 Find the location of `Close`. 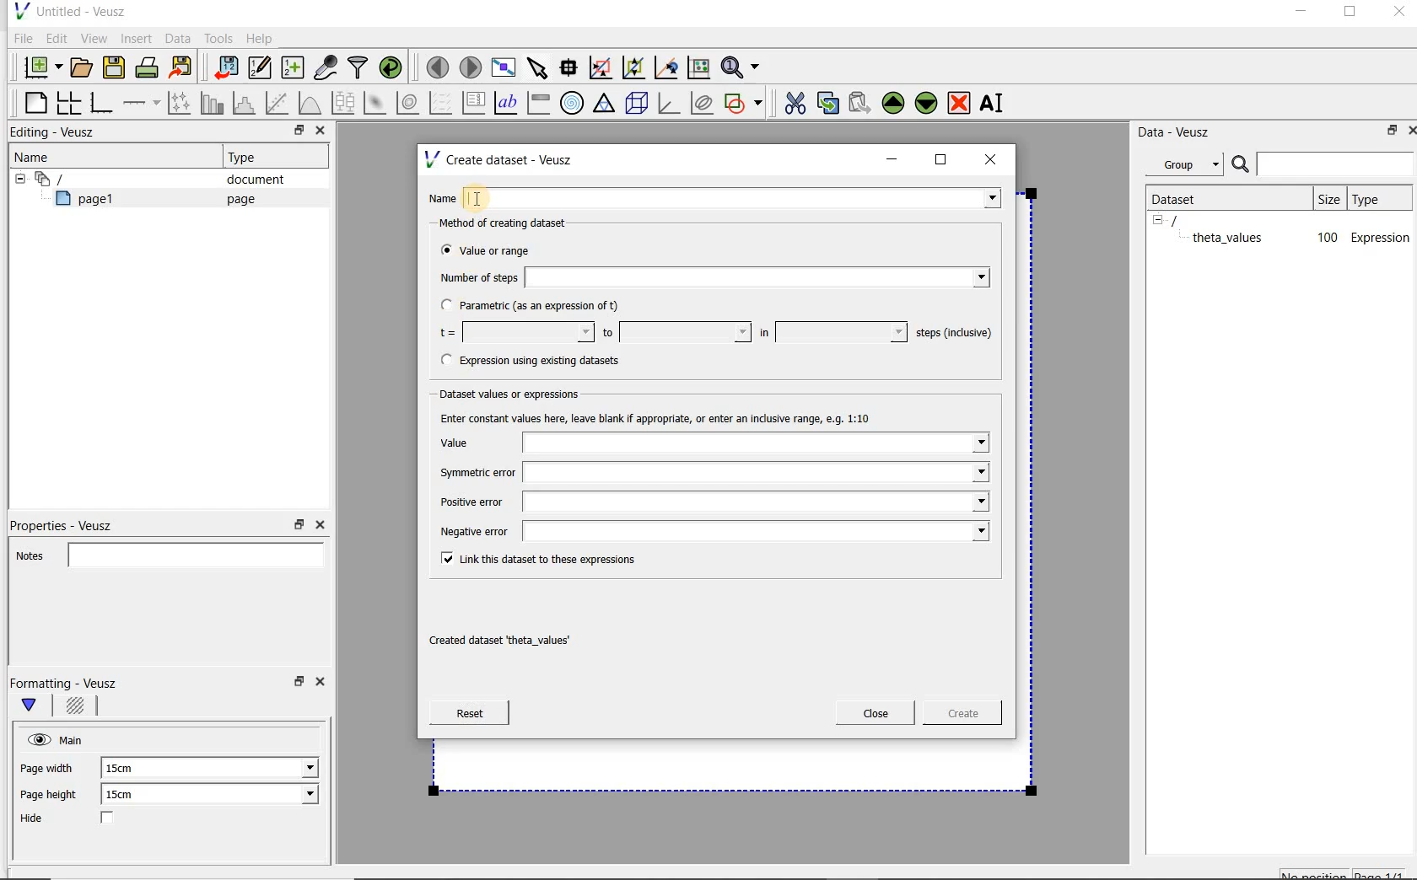

Close is located at coordinates (319, 525).